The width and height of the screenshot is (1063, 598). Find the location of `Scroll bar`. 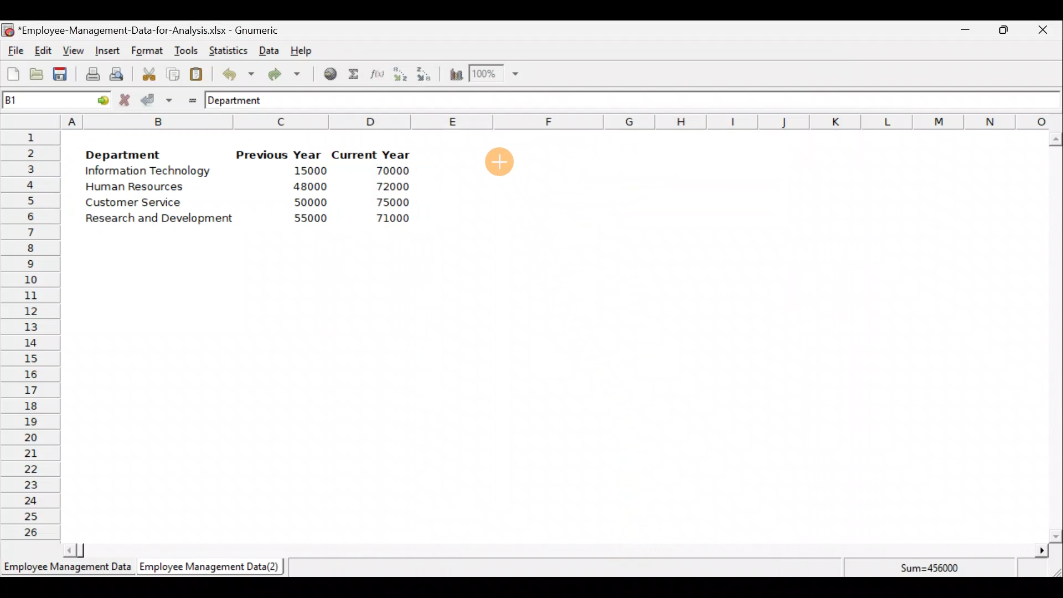

Scroll bar is located at coordinates (1055, 337).